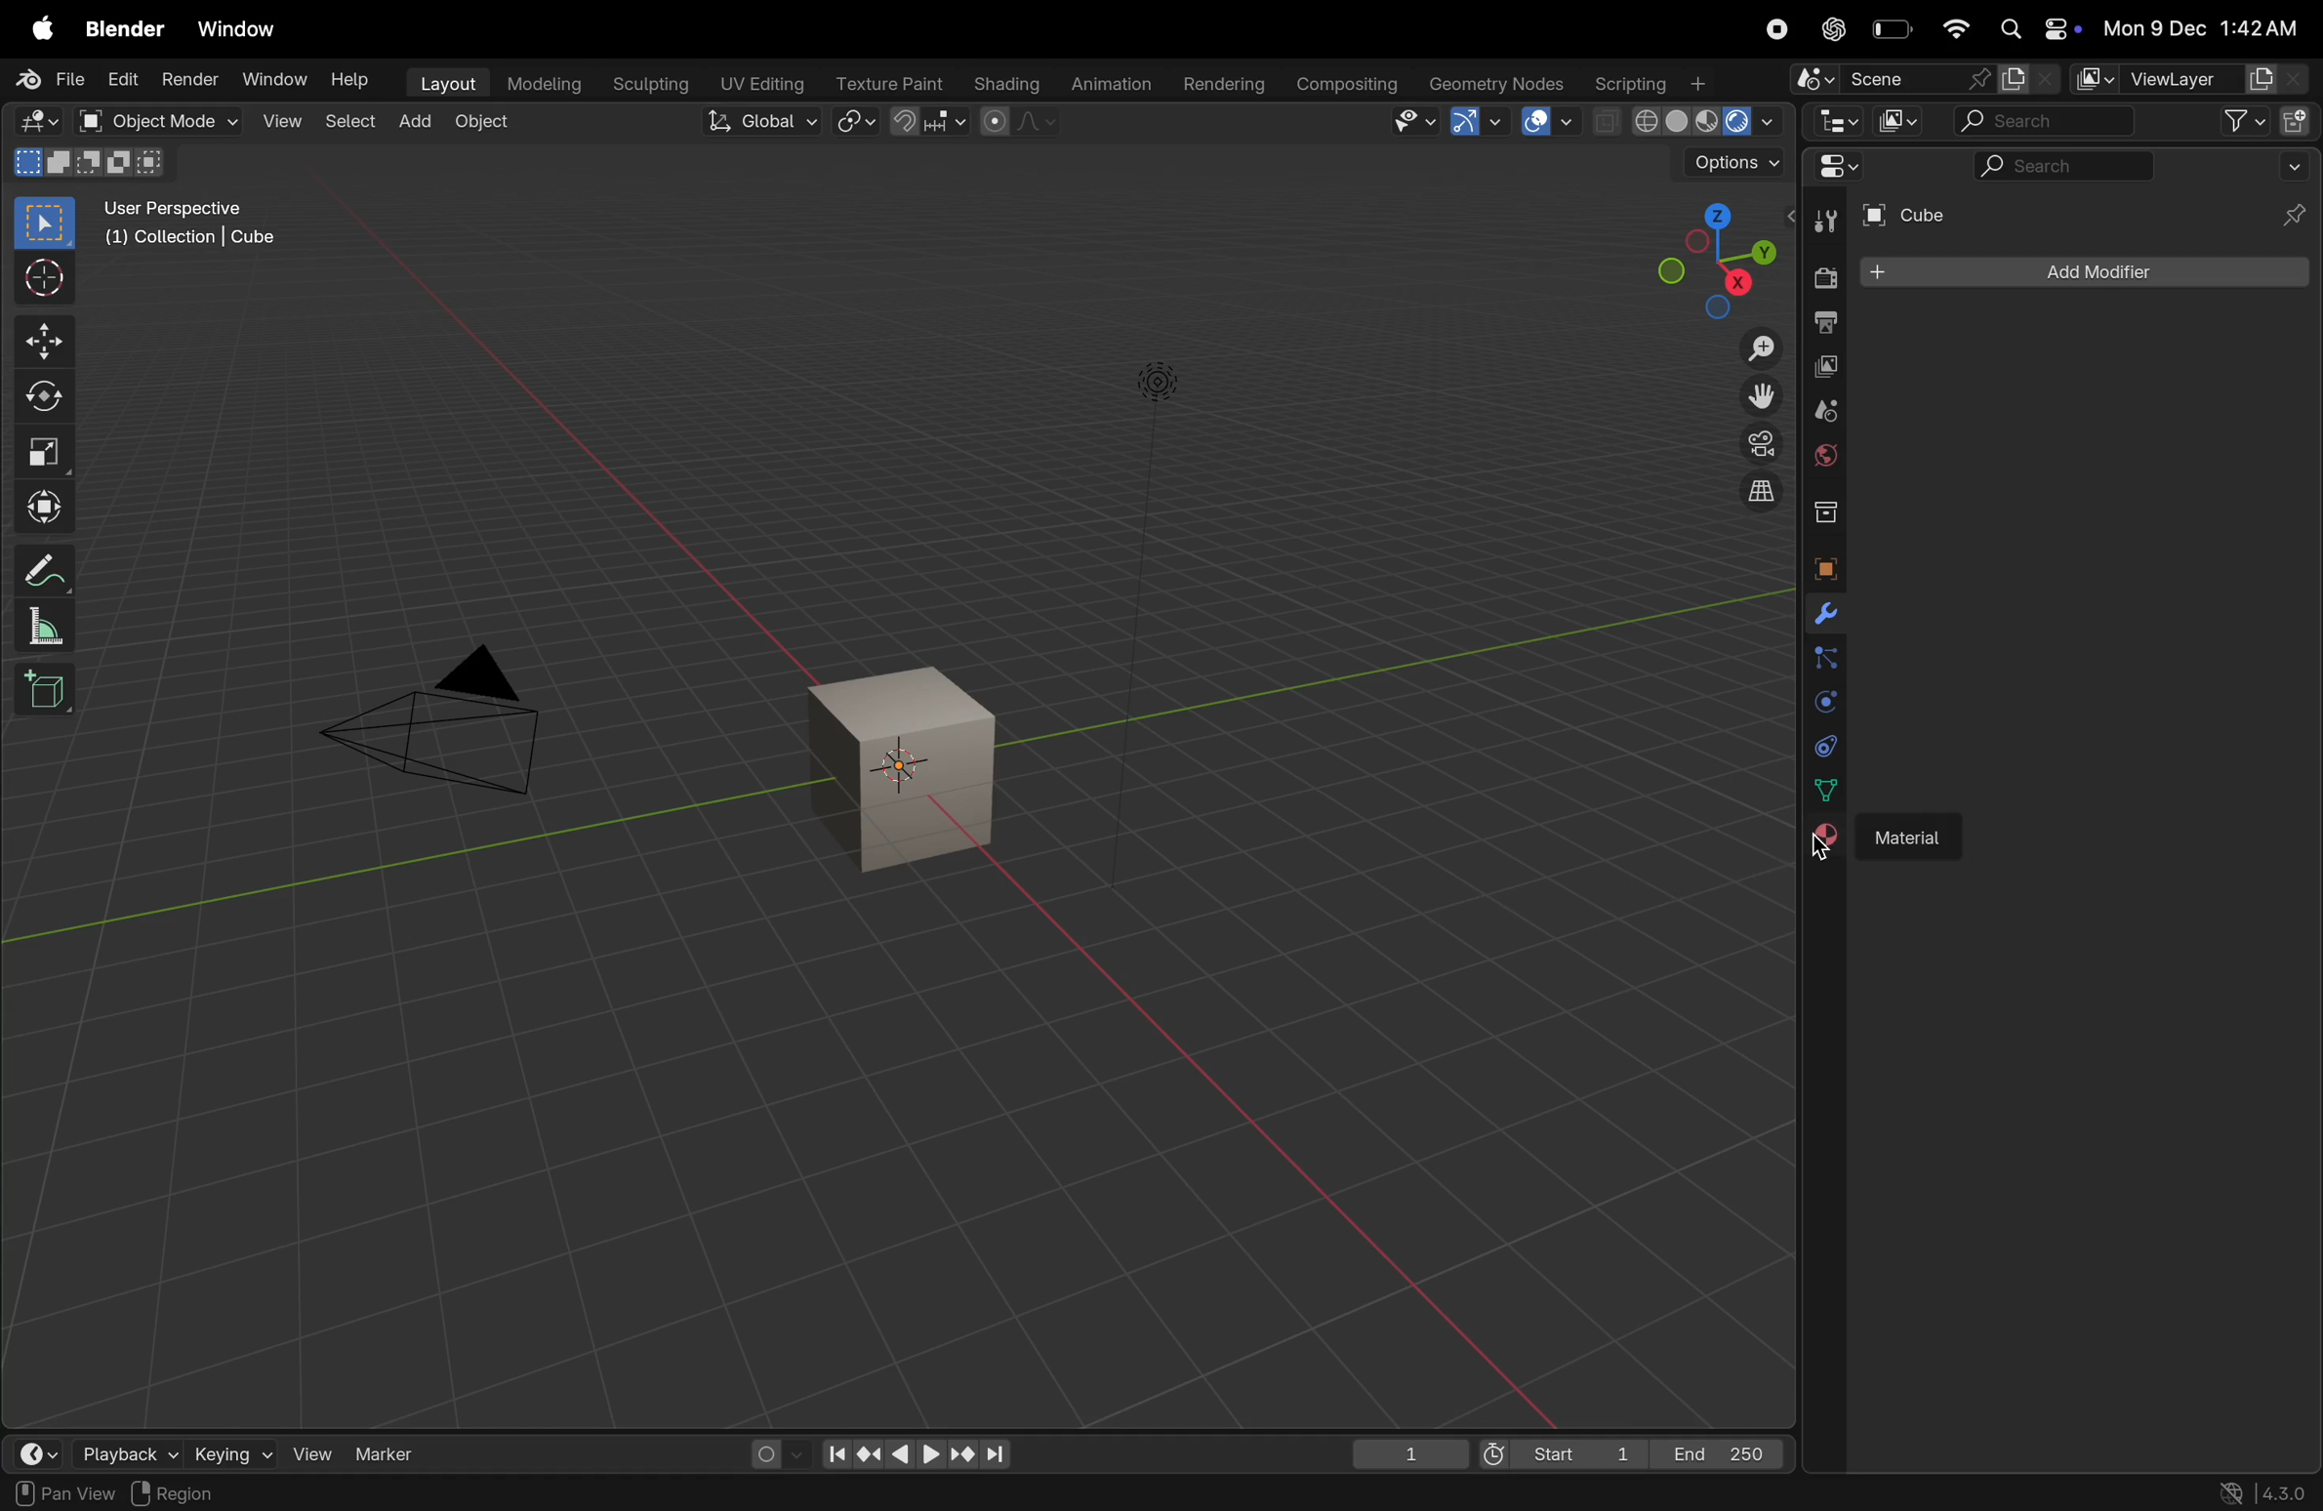  What do you see at coordinates (38, 571) in the screenshot?
I see `annotate` at bounding box center [38, 571].